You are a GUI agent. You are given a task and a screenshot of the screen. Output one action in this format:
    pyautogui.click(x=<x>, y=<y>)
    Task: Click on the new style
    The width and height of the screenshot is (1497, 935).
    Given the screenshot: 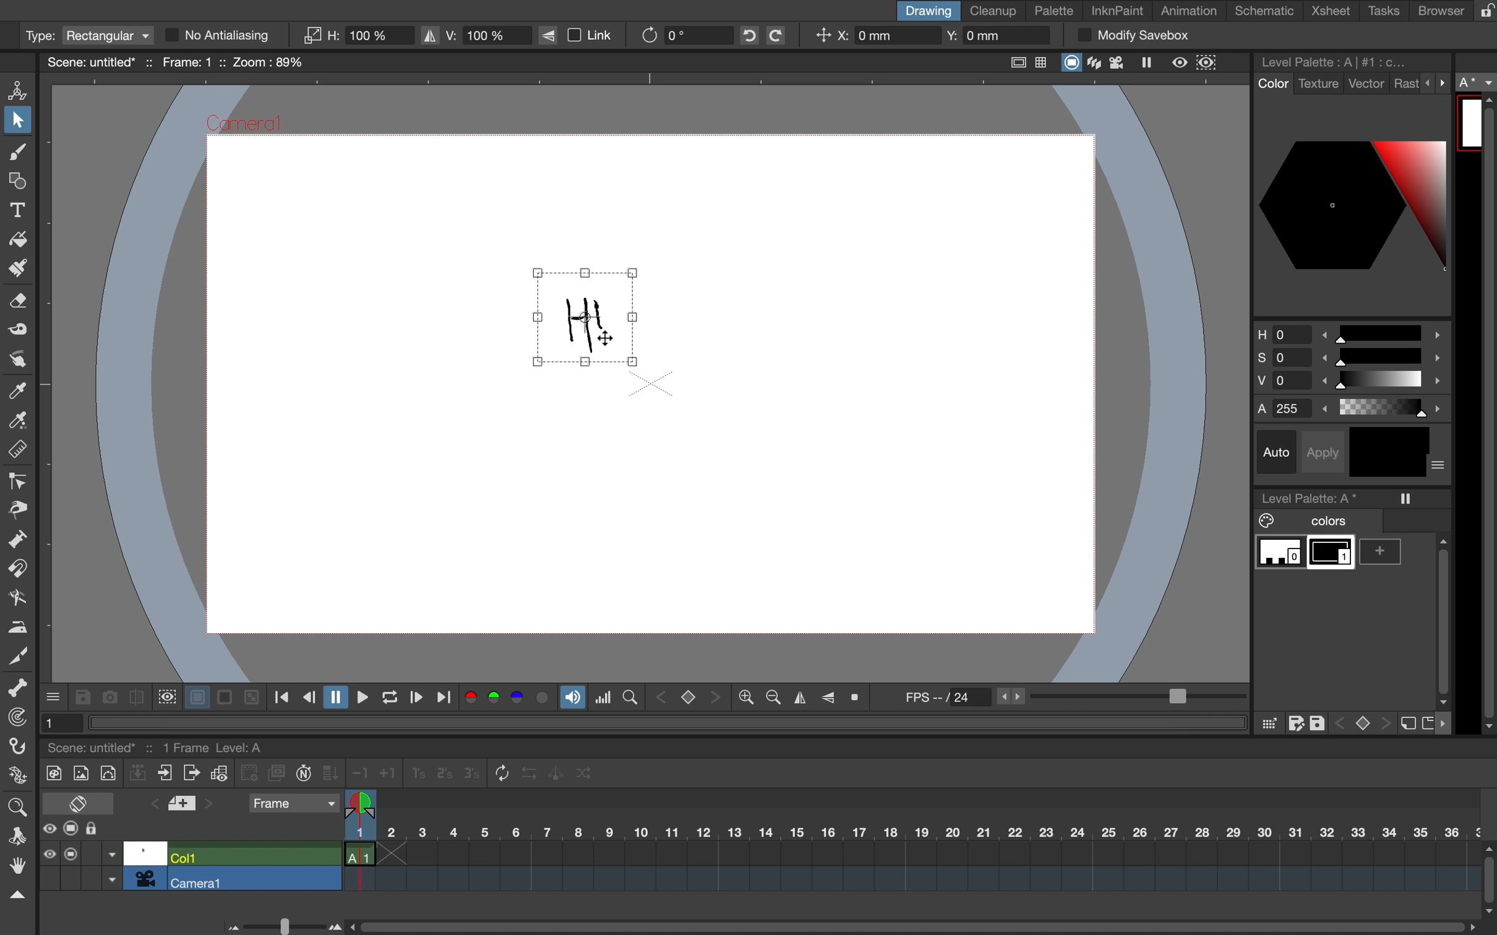 What is the action you would take?
    pyautogui.click(x=1406, y=724)
    